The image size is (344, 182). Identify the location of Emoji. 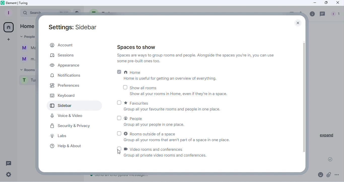
(320, 174).